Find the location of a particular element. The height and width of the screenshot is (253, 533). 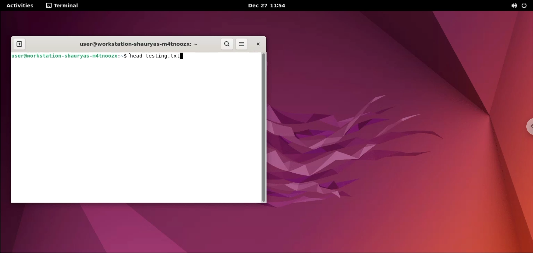

shell prompt: user@workstation-shauryas-m4tnoozx:~$  is located at coordinates (69, 56).